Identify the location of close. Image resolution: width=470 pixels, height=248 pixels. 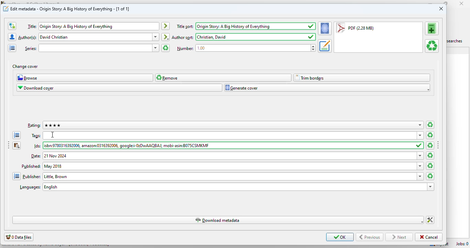
(462, 3).